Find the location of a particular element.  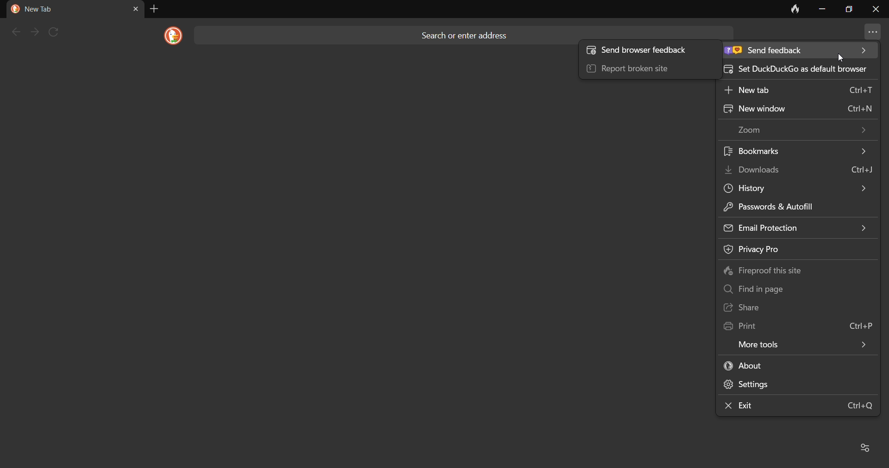

close is located at coordinates (876, 12).